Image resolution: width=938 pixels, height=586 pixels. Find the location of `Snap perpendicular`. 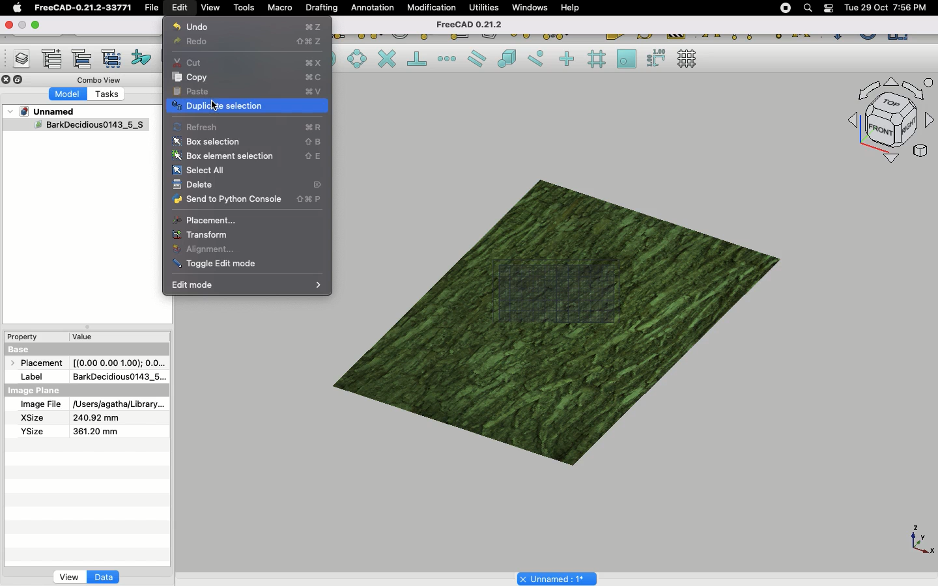

Snap perpendicular is located at coordinates (419, 60).